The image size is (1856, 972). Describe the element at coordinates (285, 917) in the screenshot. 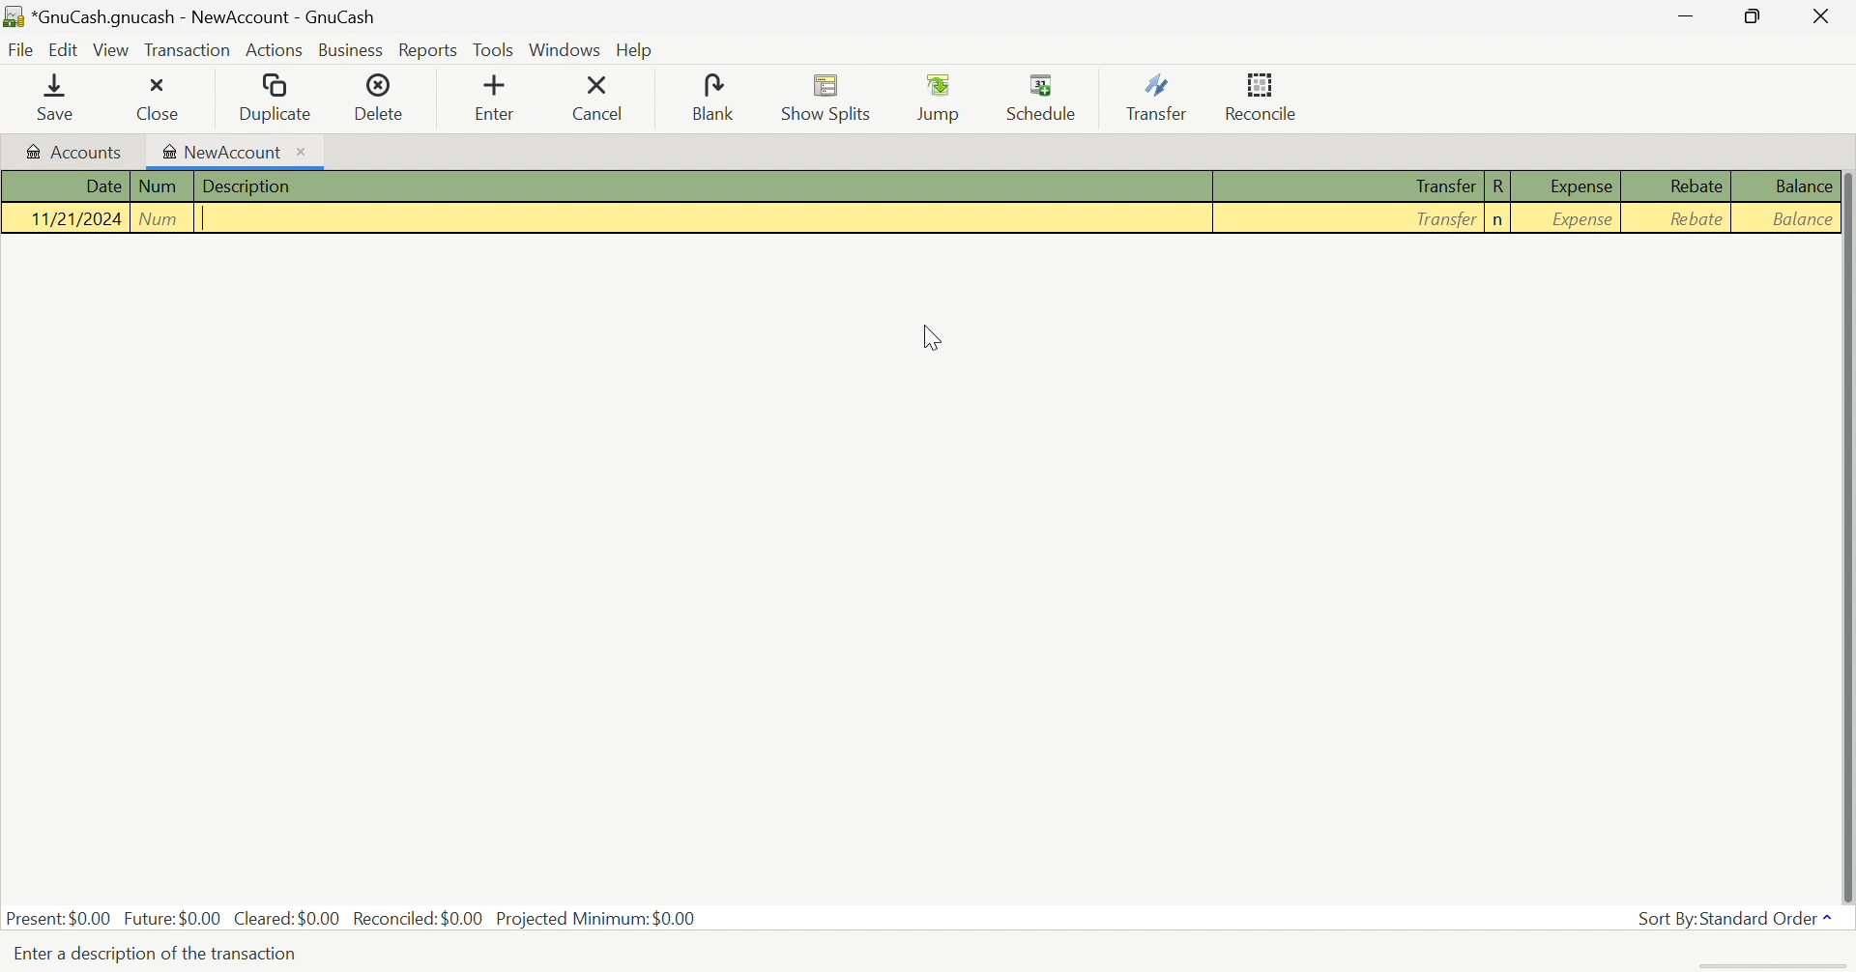

I see `Cleared: $0.00` at that location.